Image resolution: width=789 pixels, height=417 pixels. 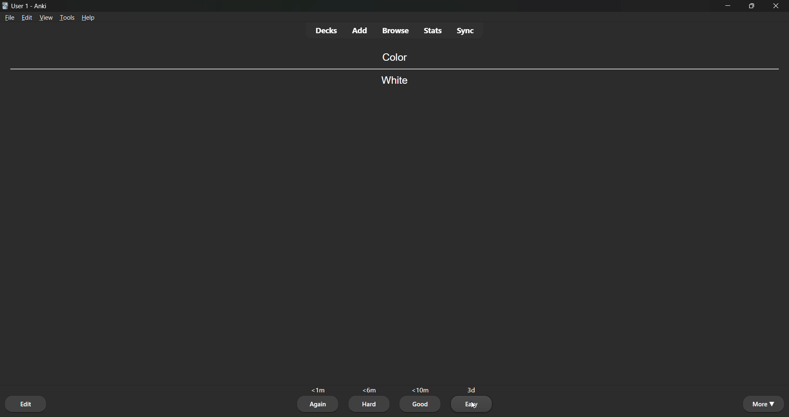 What do you see at coordinates (729, 9) in the screenshot?
I see `minimize` at bounding box center [729, 9].